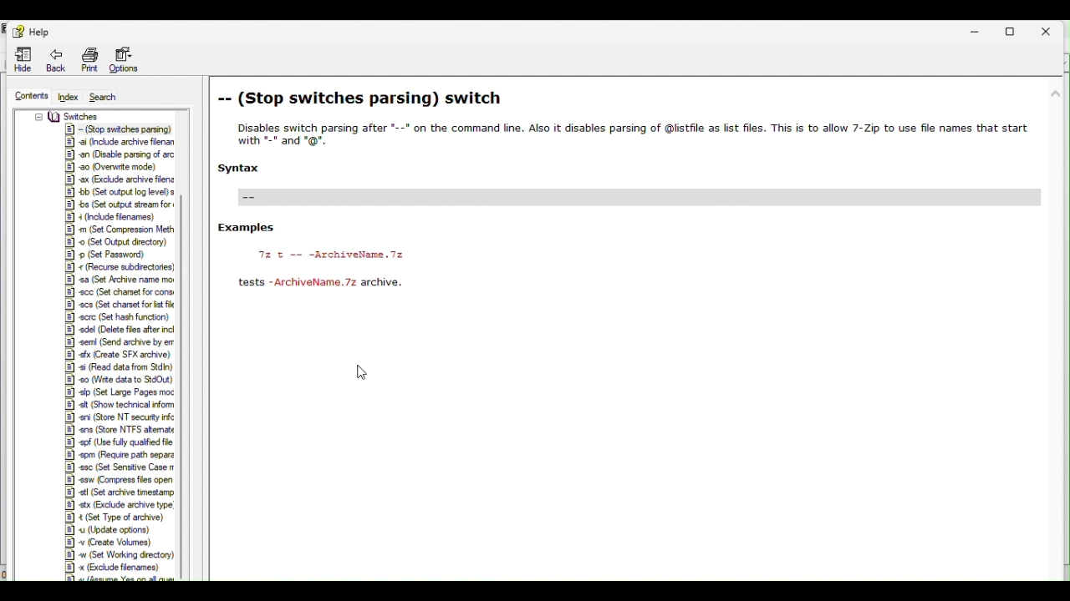 This screenshot has height=601, width=1070. What do you see at coordinates (123, 442) in the screenshot?
I see `` at bounding box center [123, 442].